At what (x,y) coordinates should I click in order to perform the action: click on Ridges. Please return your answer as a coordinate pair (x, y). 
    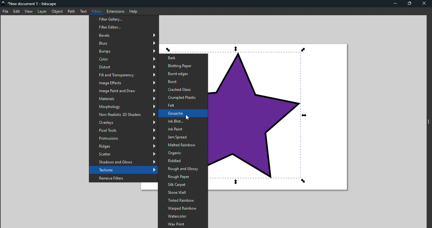
    Looking at the image, I should click on (123, 146).